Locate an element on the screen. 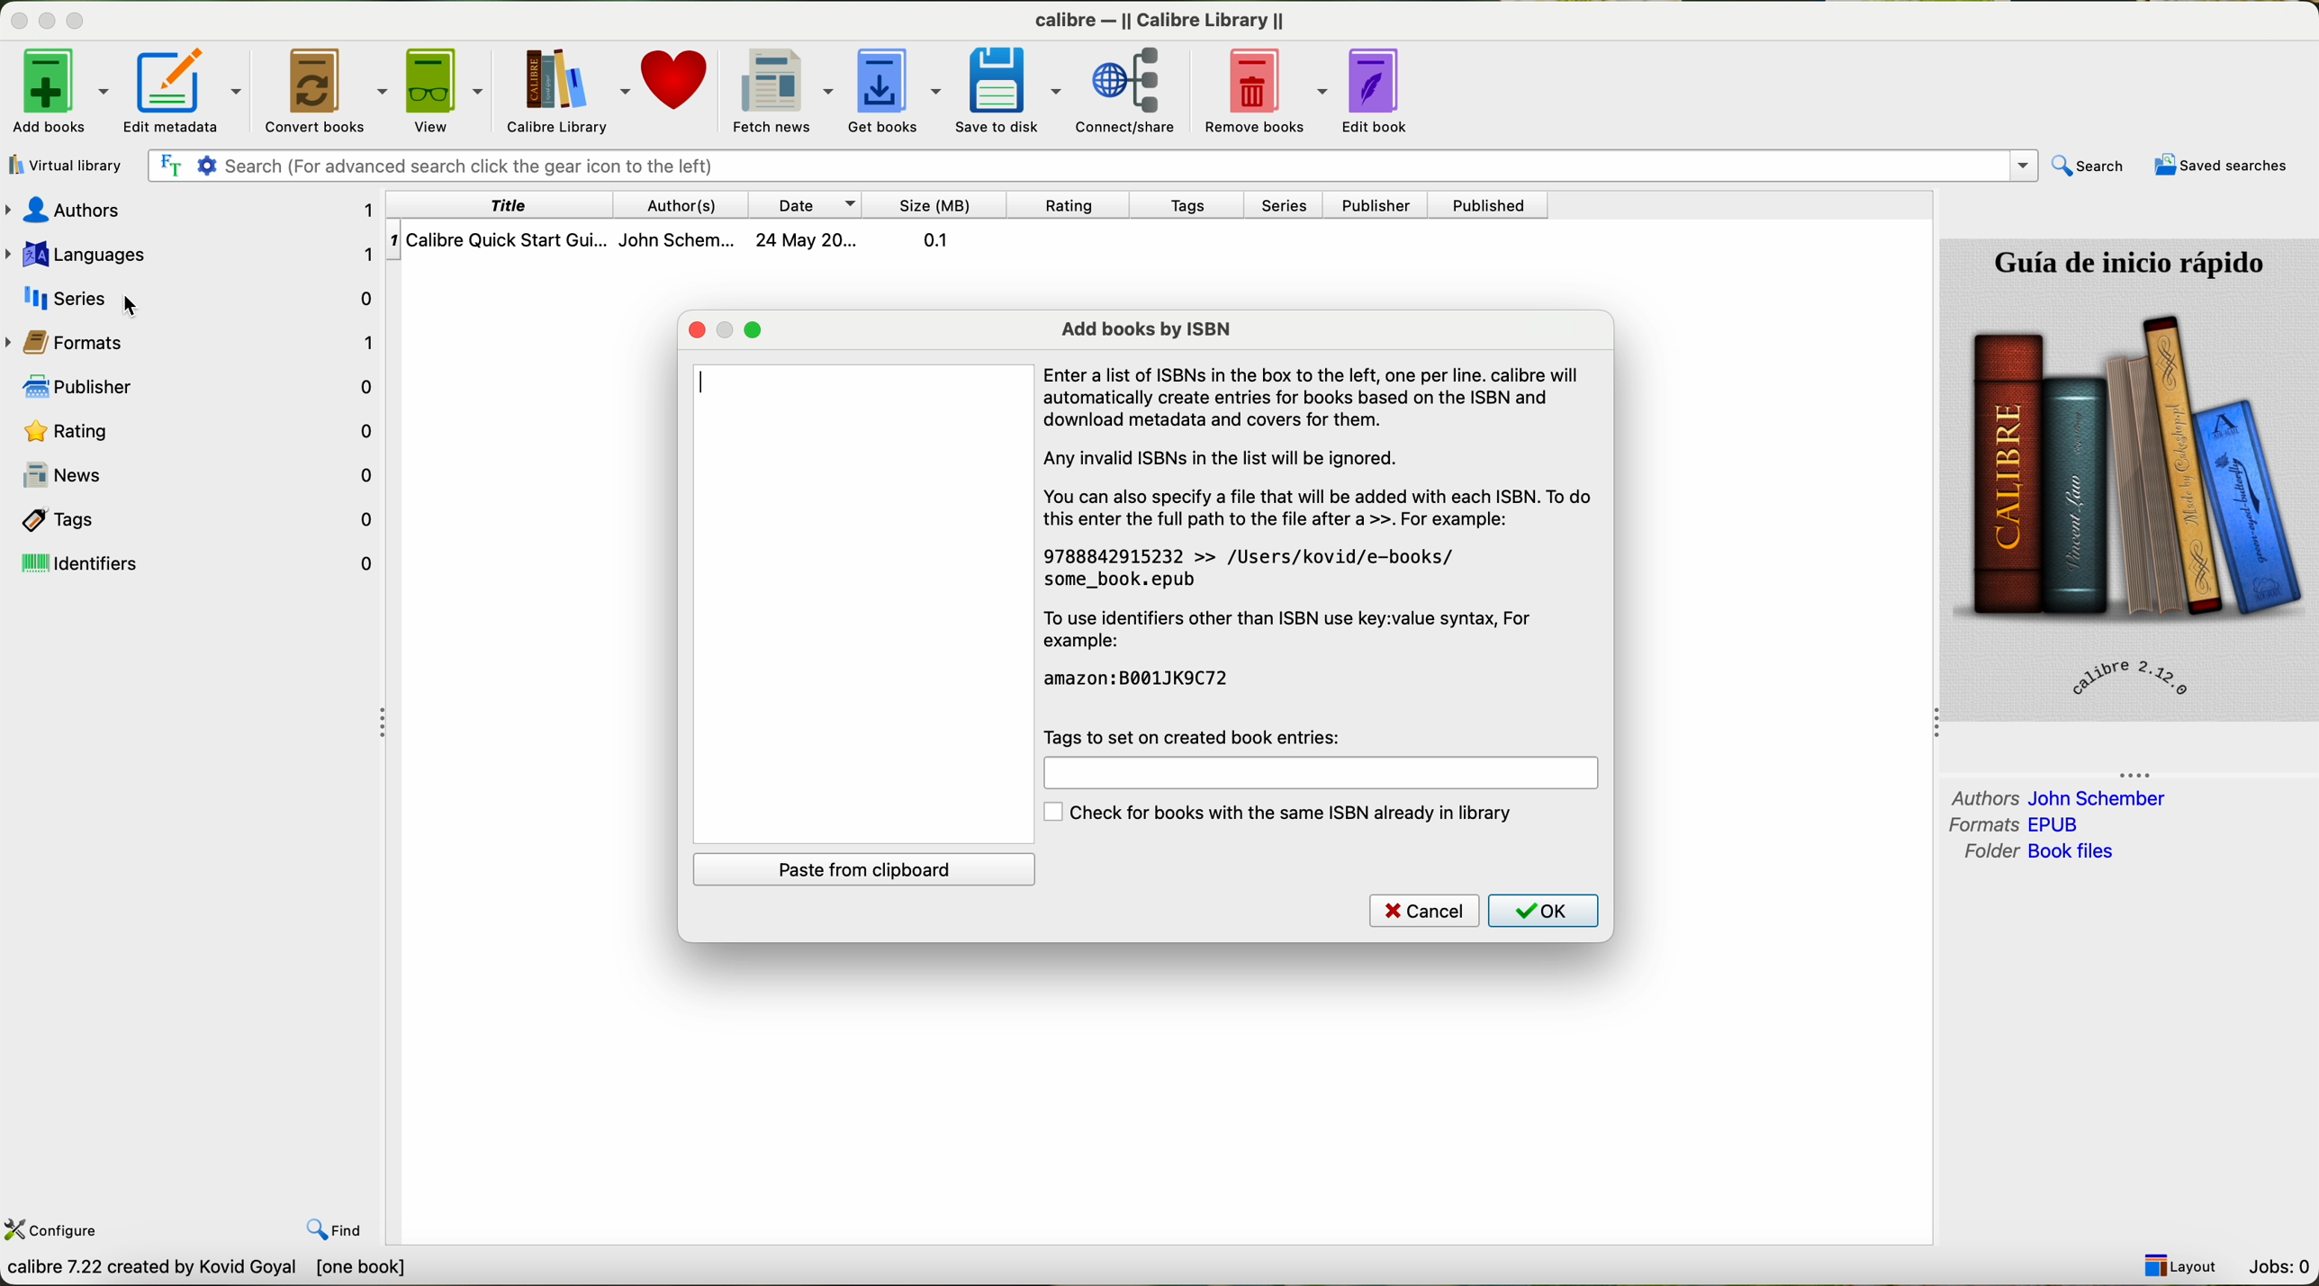 This screenshot has height=1286, width=2319. folder is located at coordinates (2037, 853).